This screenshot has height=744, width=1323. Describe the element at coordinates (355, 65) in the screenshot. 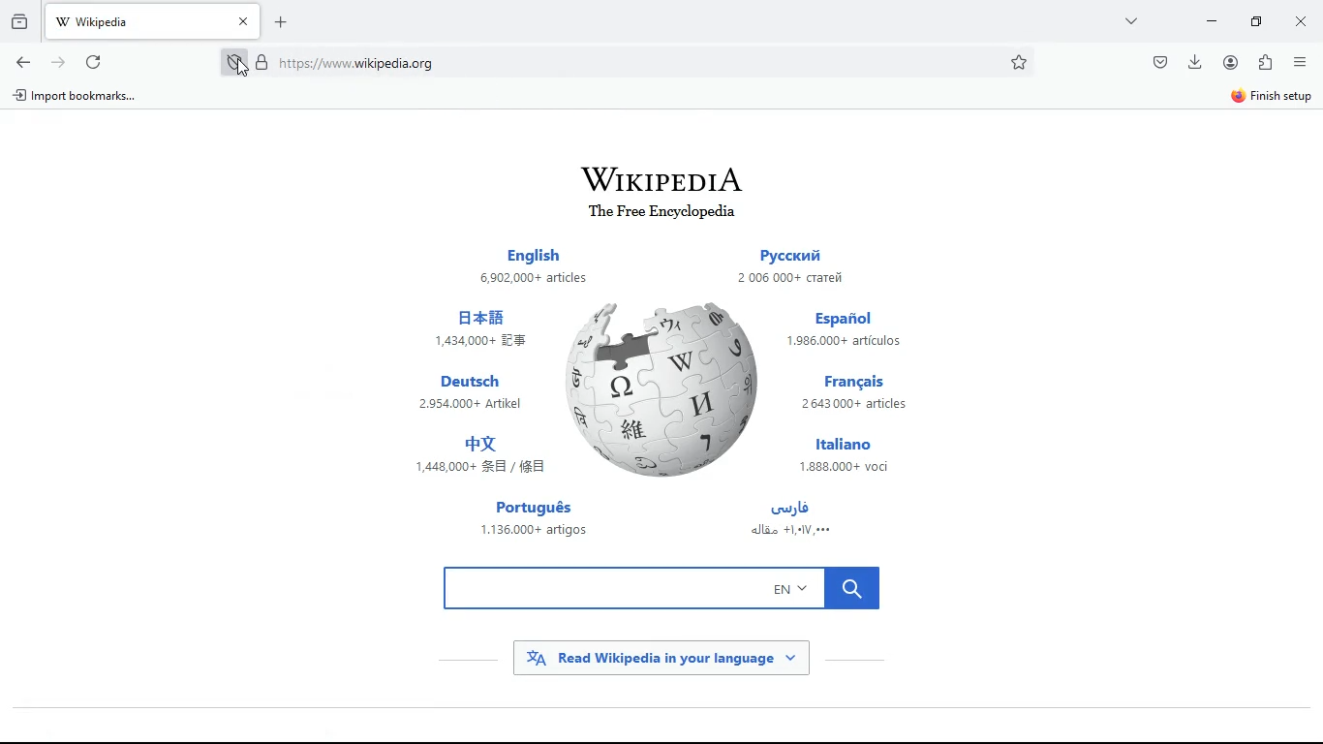

I see `\ttps:/ www. wikipedia.org` at that location.